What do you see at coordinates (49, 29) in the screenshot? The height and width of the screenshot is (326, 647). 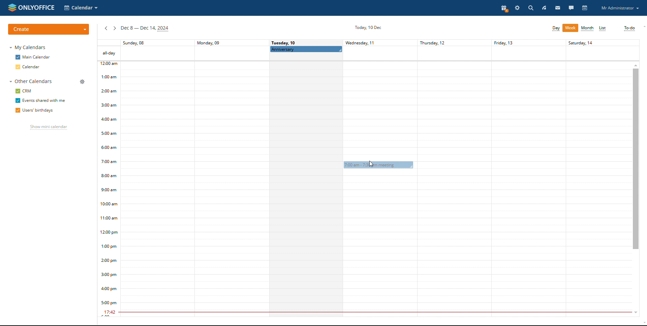 I see `create` at bounding box center [49, 29].